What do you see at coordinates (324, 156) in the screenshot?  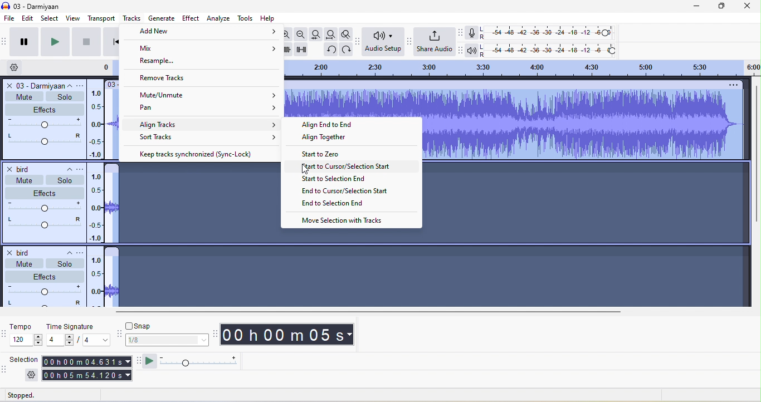 I see `start to zero` at bounding box center [324, 156].